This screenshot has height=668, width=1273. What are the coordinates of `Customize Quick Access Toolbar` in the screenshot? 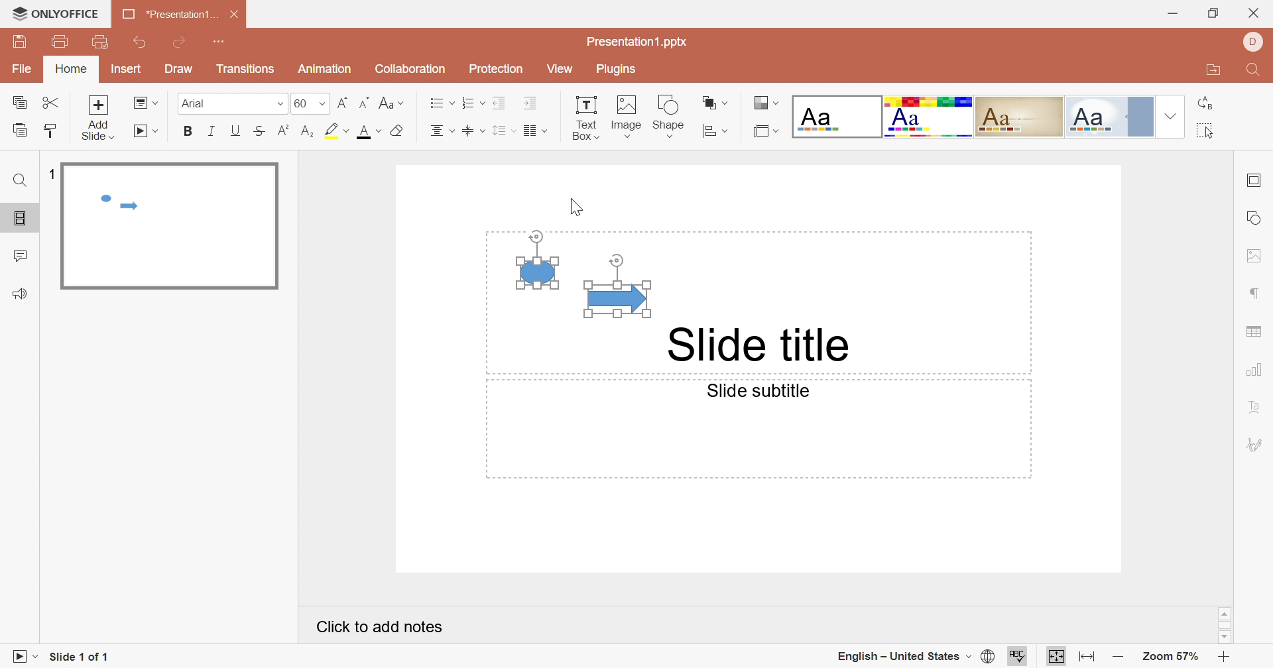 It's located at (219, 42).